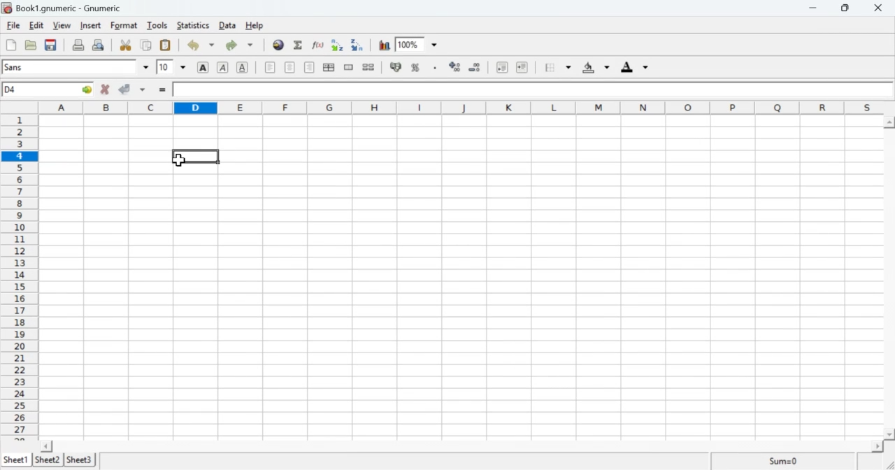 The image size is (895, 470). Describe the element at coordinates (162, 91) in the screenshot. I see `=` at that location.